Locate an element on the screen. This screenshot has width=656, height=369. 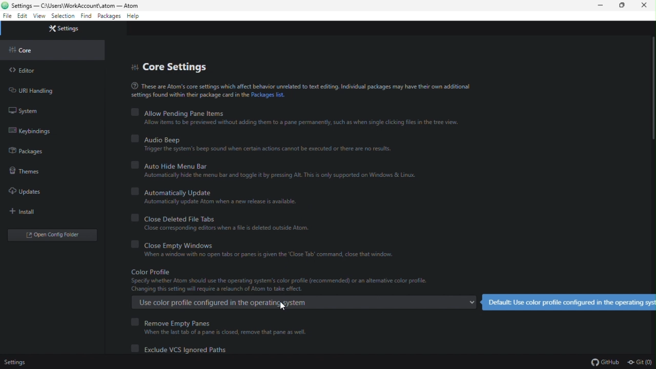
keybinding is located at coordinates (33, 131).